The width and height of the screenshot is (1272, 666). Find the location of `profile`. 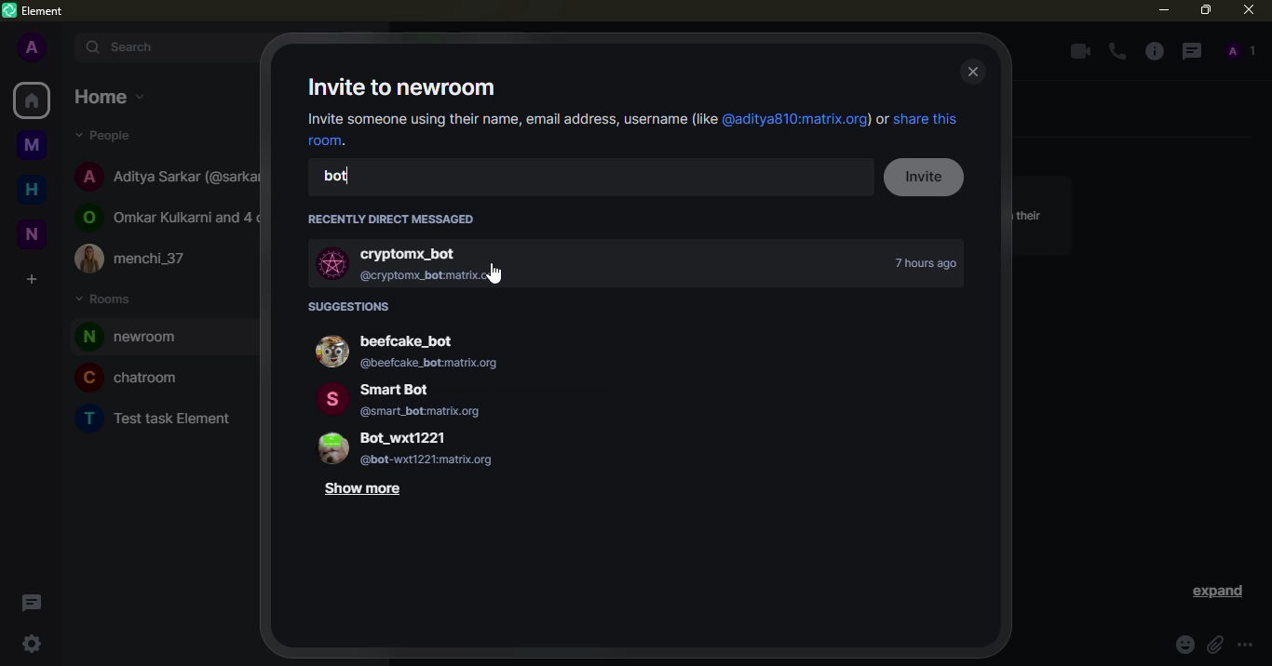

profile is located at coordinates (34, 49).